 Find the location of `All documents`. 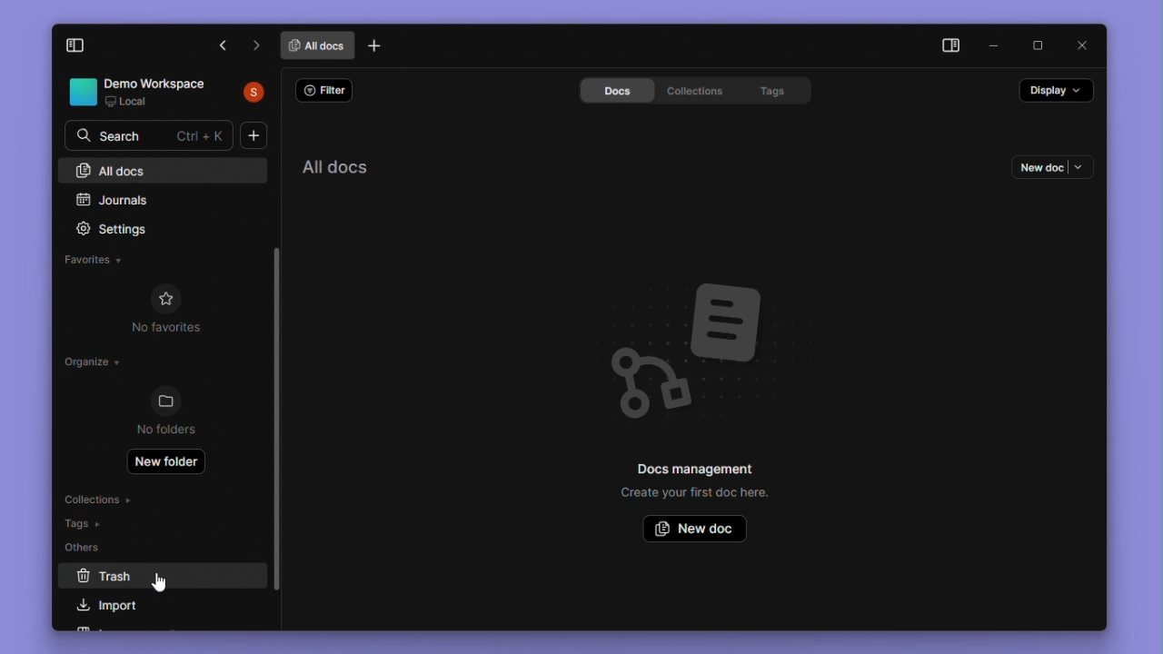

All documents is located at coordinates (336, 167).